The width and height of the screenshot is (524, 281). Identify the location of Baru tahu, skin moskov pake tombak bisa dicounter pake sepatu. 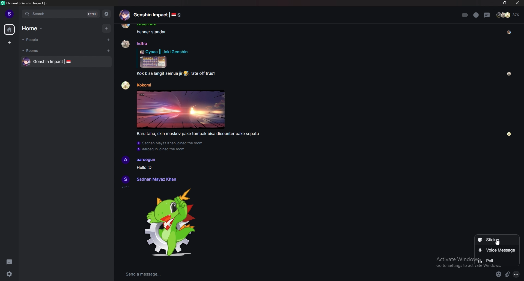
(198, 134).